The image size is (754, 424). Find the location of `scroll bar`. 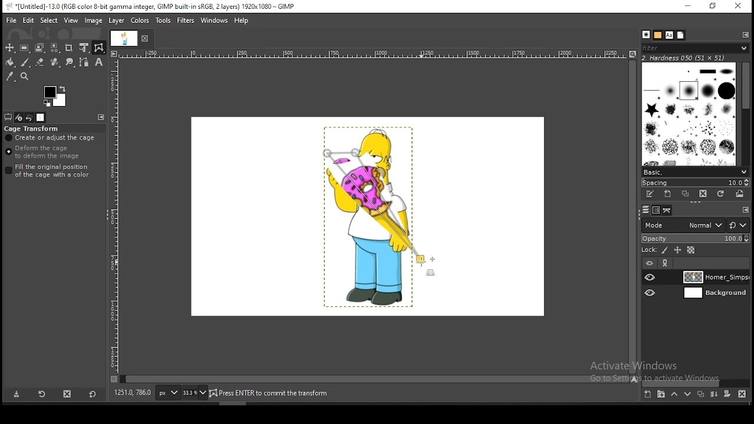

scroll bar is located at coordinates (696, 382).